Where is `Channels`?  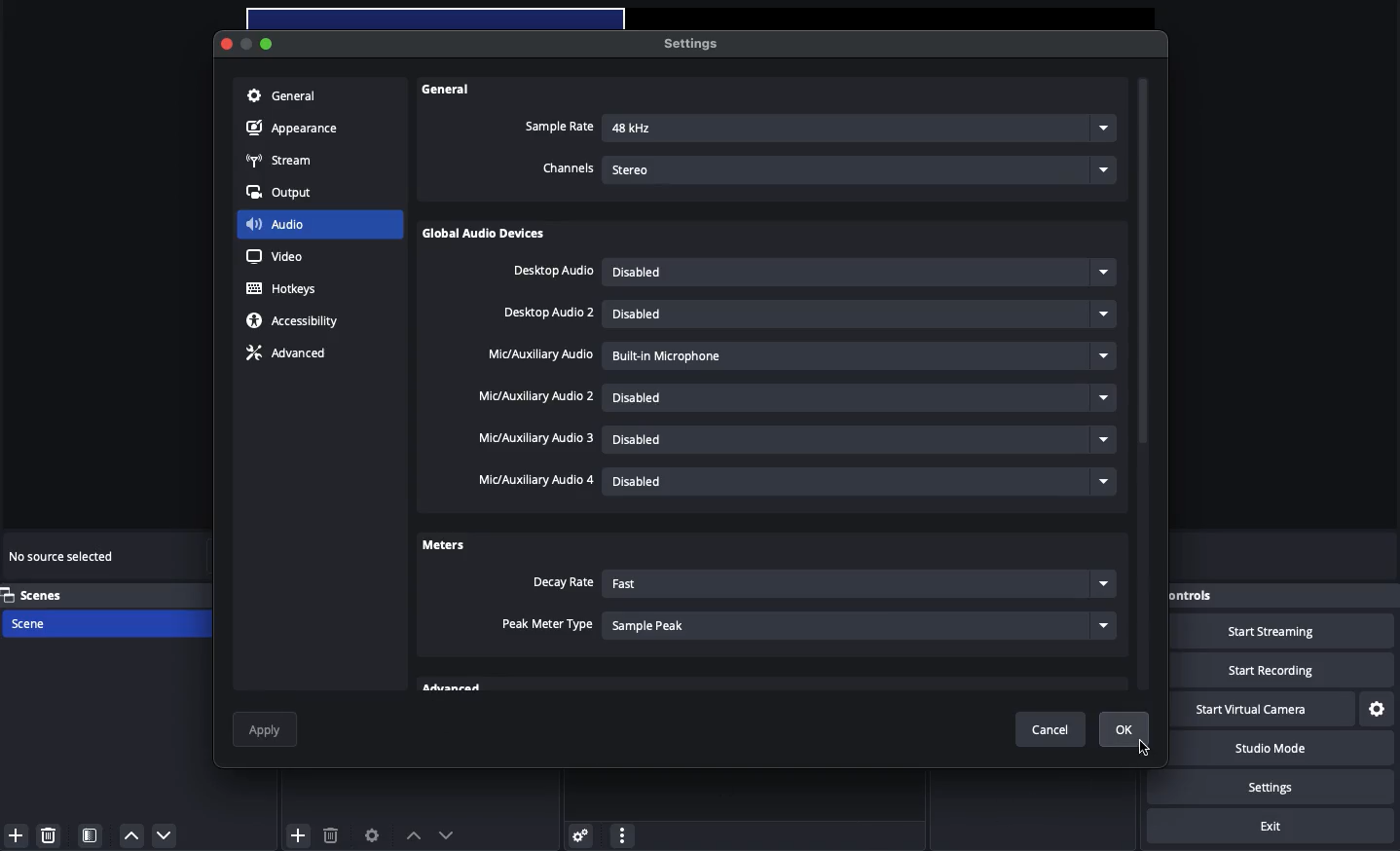 Channels is located at coordinates (569, 169).